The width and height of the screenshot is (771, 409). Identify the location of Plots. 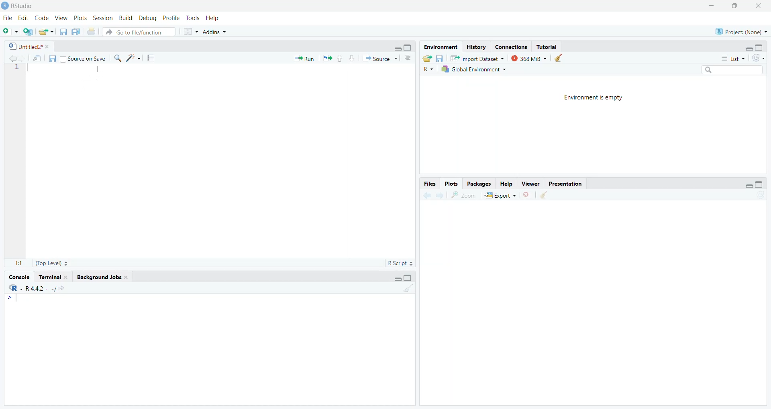
(451, 184).